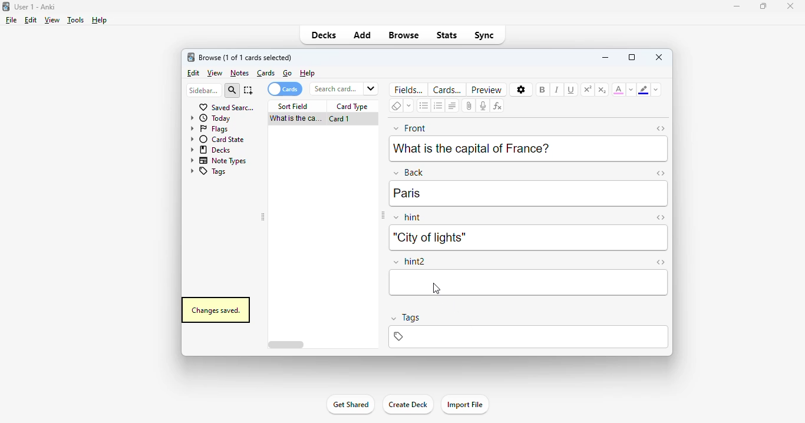 Image resolution: width=805 pixels, height=423 pixels. I want to click on close, so click(659, 57).